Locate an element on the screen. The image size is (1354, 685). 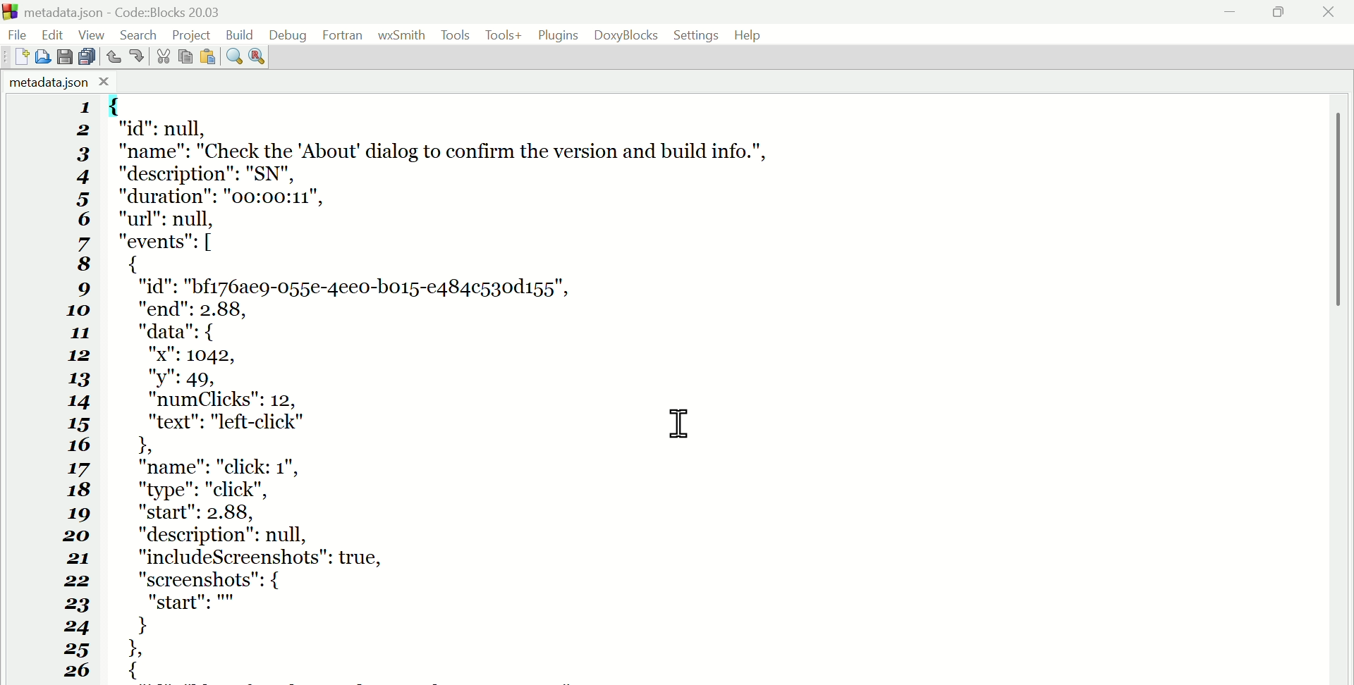
Search is located at coordinates (143, 33).